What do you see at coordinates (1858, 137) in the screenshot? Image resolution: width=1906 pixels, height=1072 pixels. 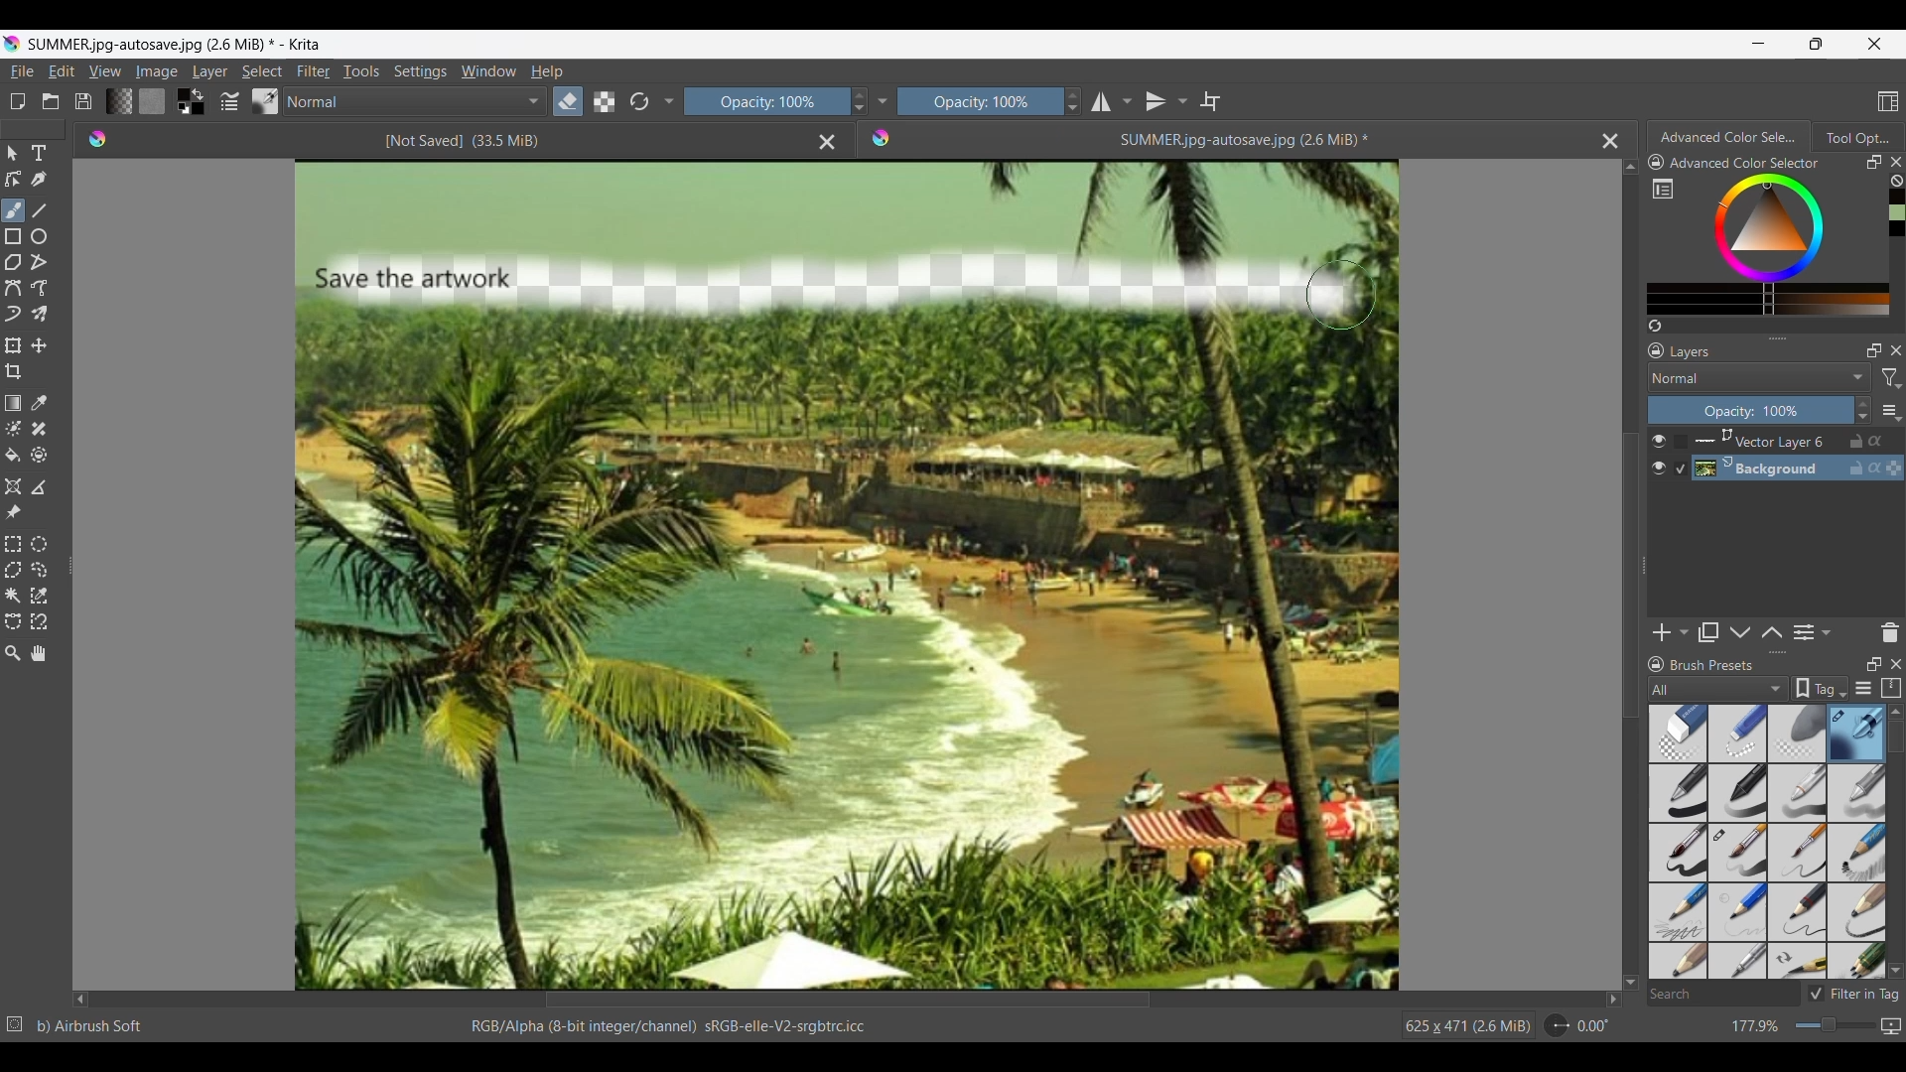 I see `Tool Options` at bounding box center [1858, 137].